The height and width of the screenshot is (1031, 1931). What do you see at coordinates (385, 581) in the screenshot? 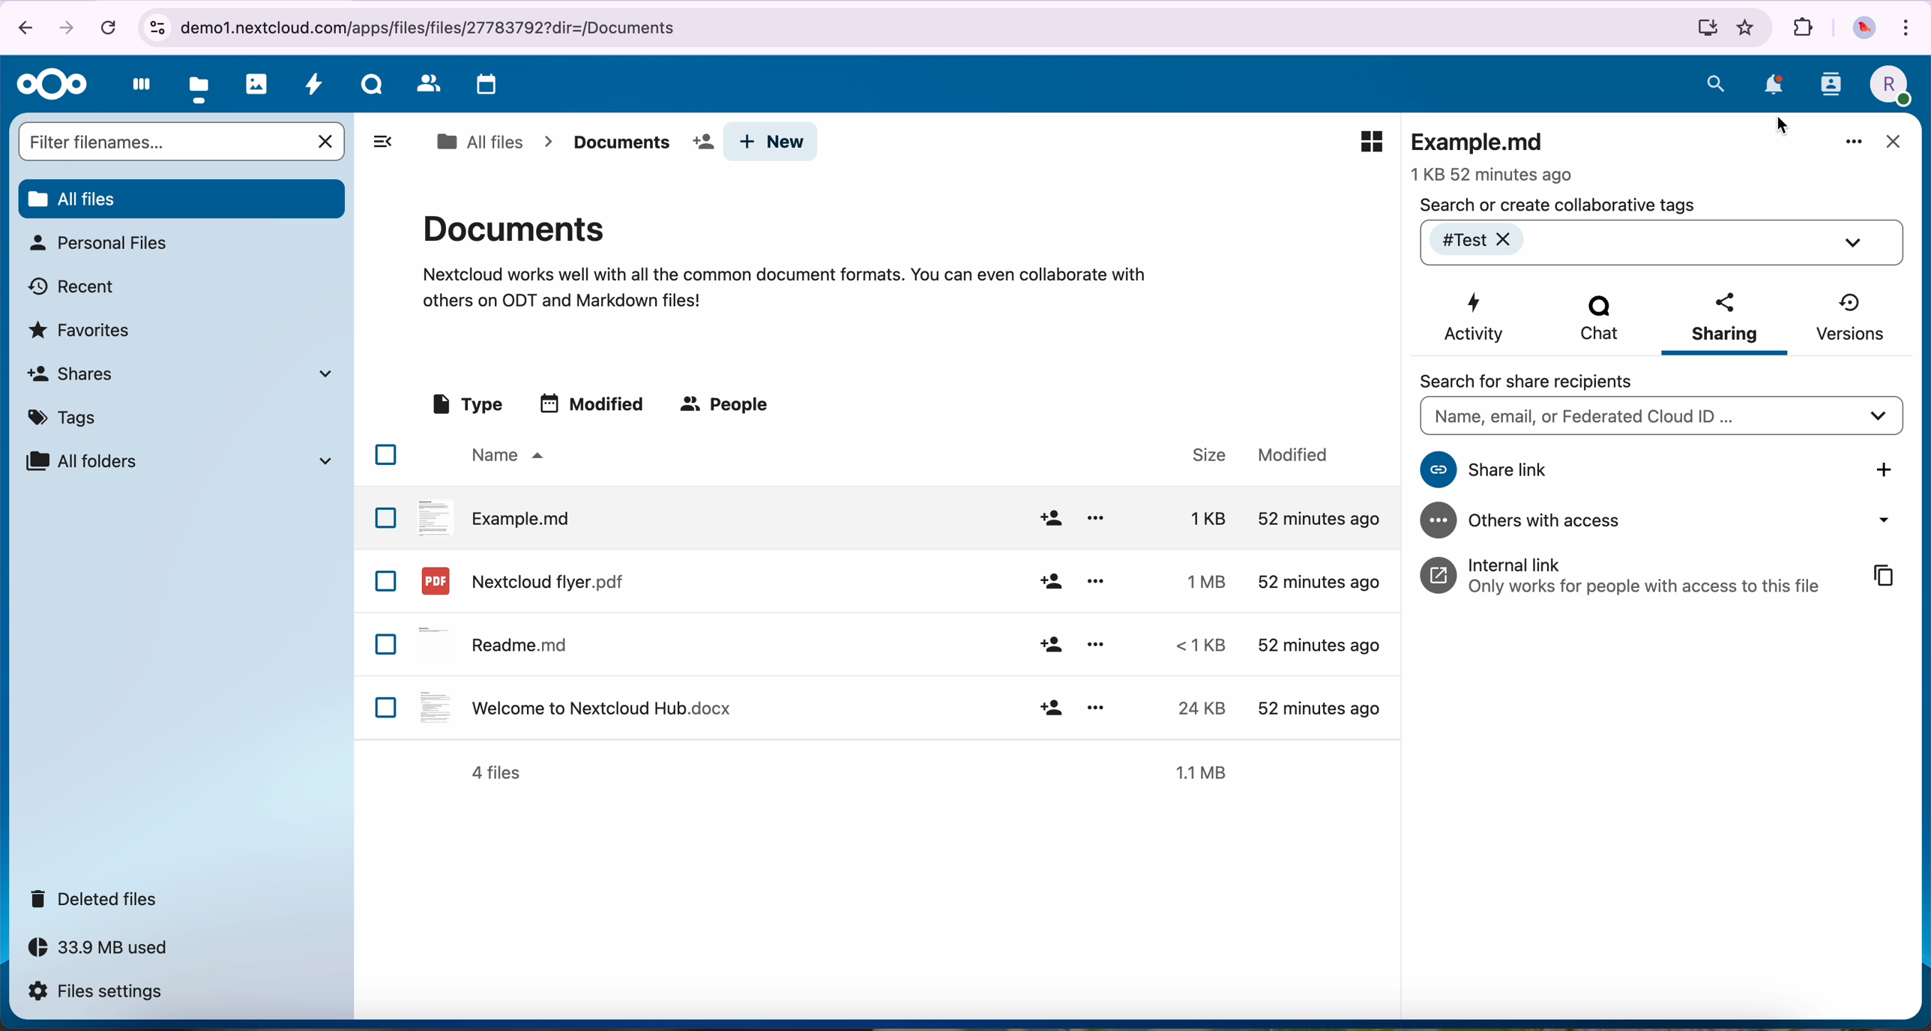
I see `checkbox` at bounding box center [385, 581].